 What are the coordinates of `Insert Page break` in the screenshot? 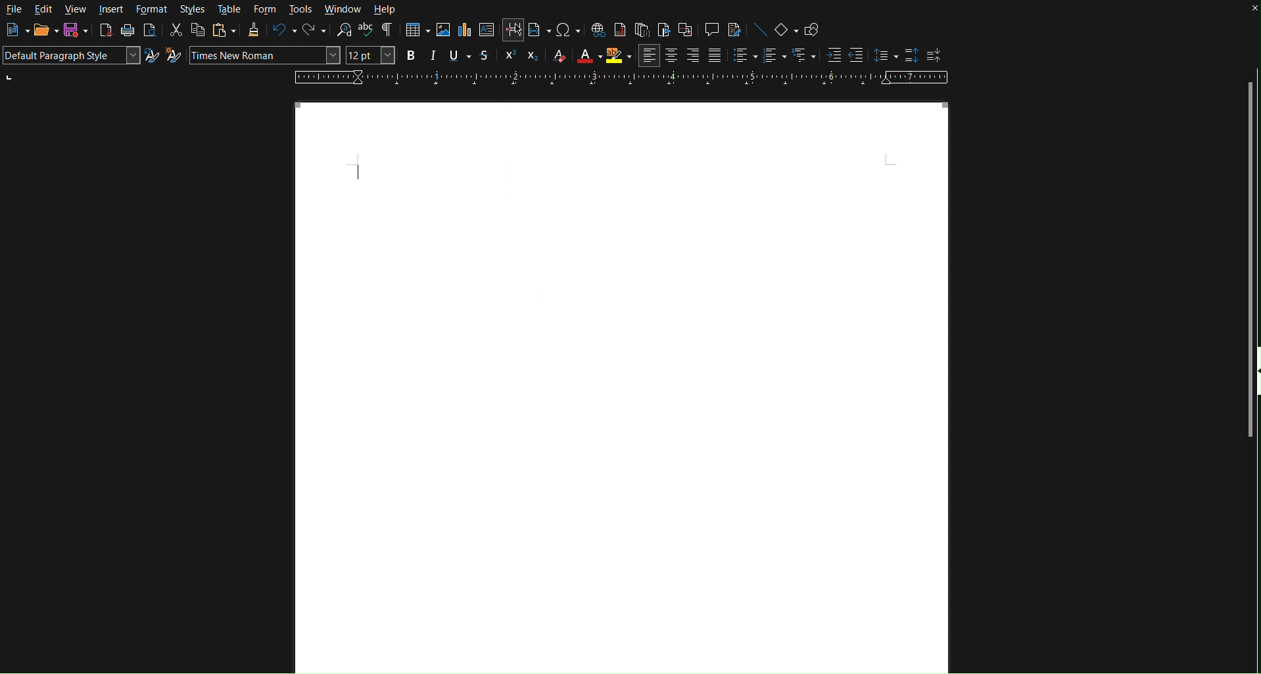 It's located at (514, 30).